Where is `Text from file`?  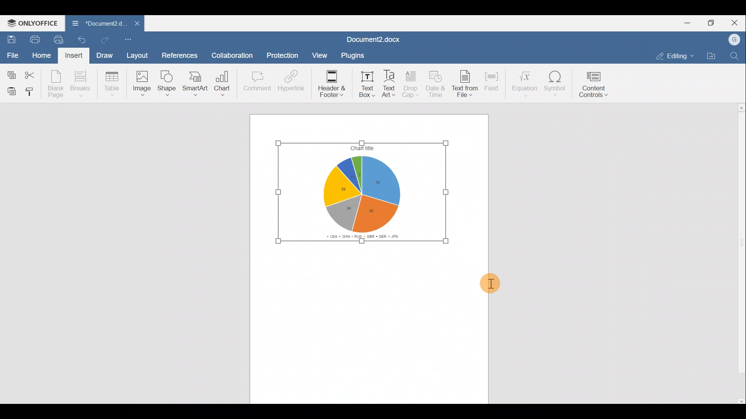
Text from file is located at coordinates (466, 82).